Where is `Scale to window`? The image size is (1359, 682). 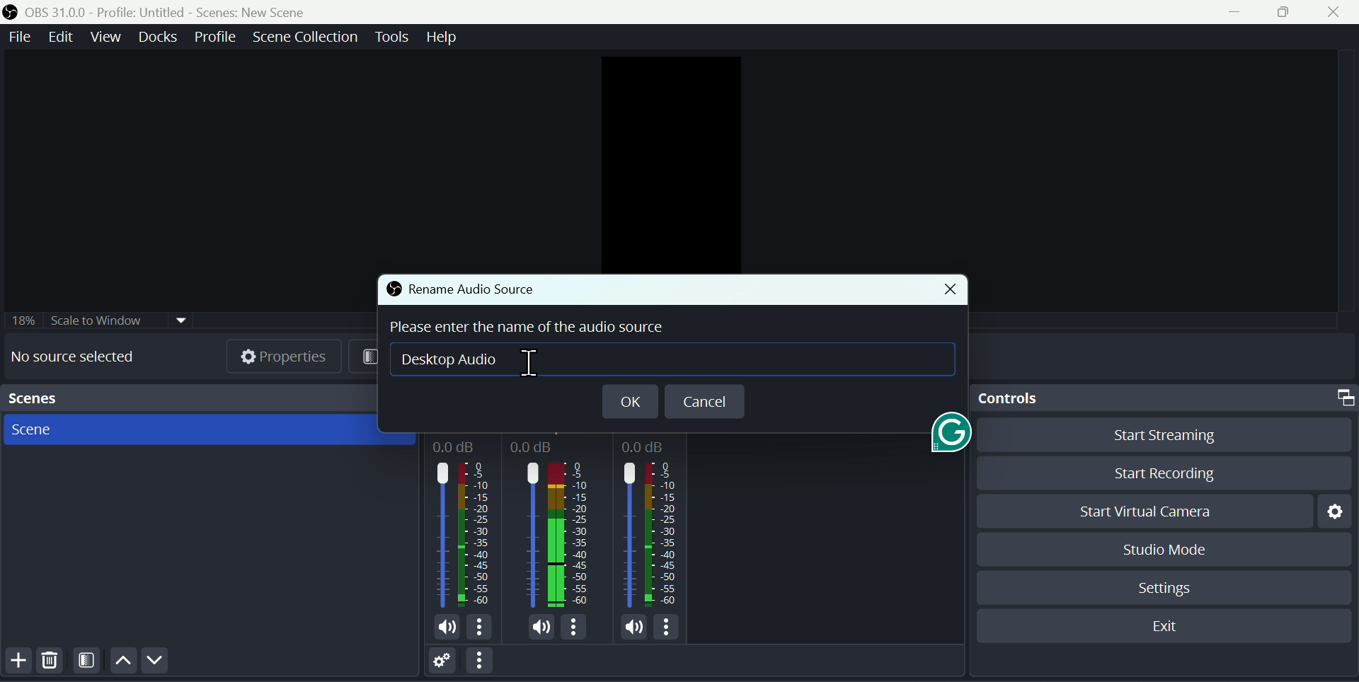 Scale to window is located at coordinates (96, 320).